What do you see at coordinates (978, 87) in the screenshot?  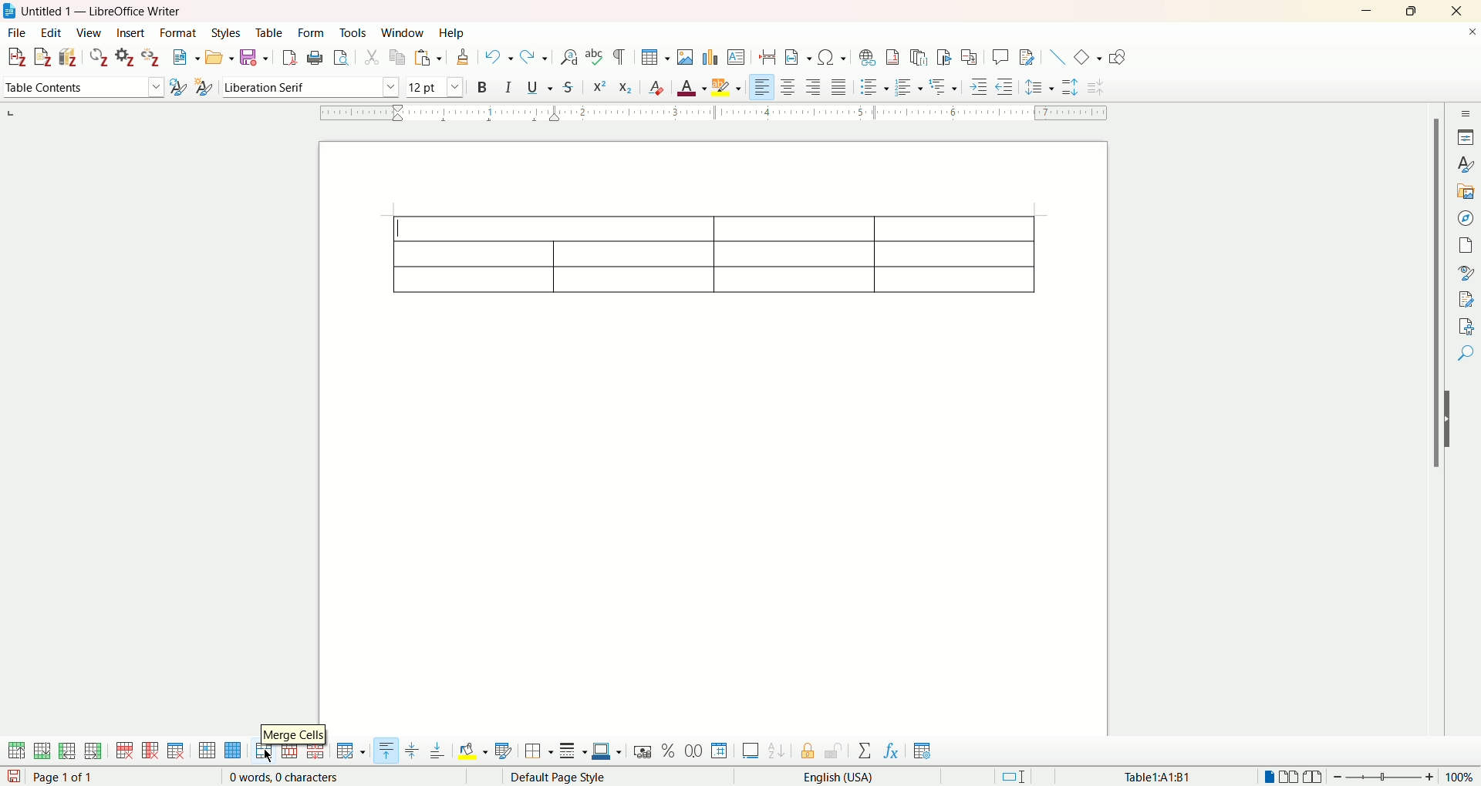 I see `increase indent` at bounding box center [978, 87].